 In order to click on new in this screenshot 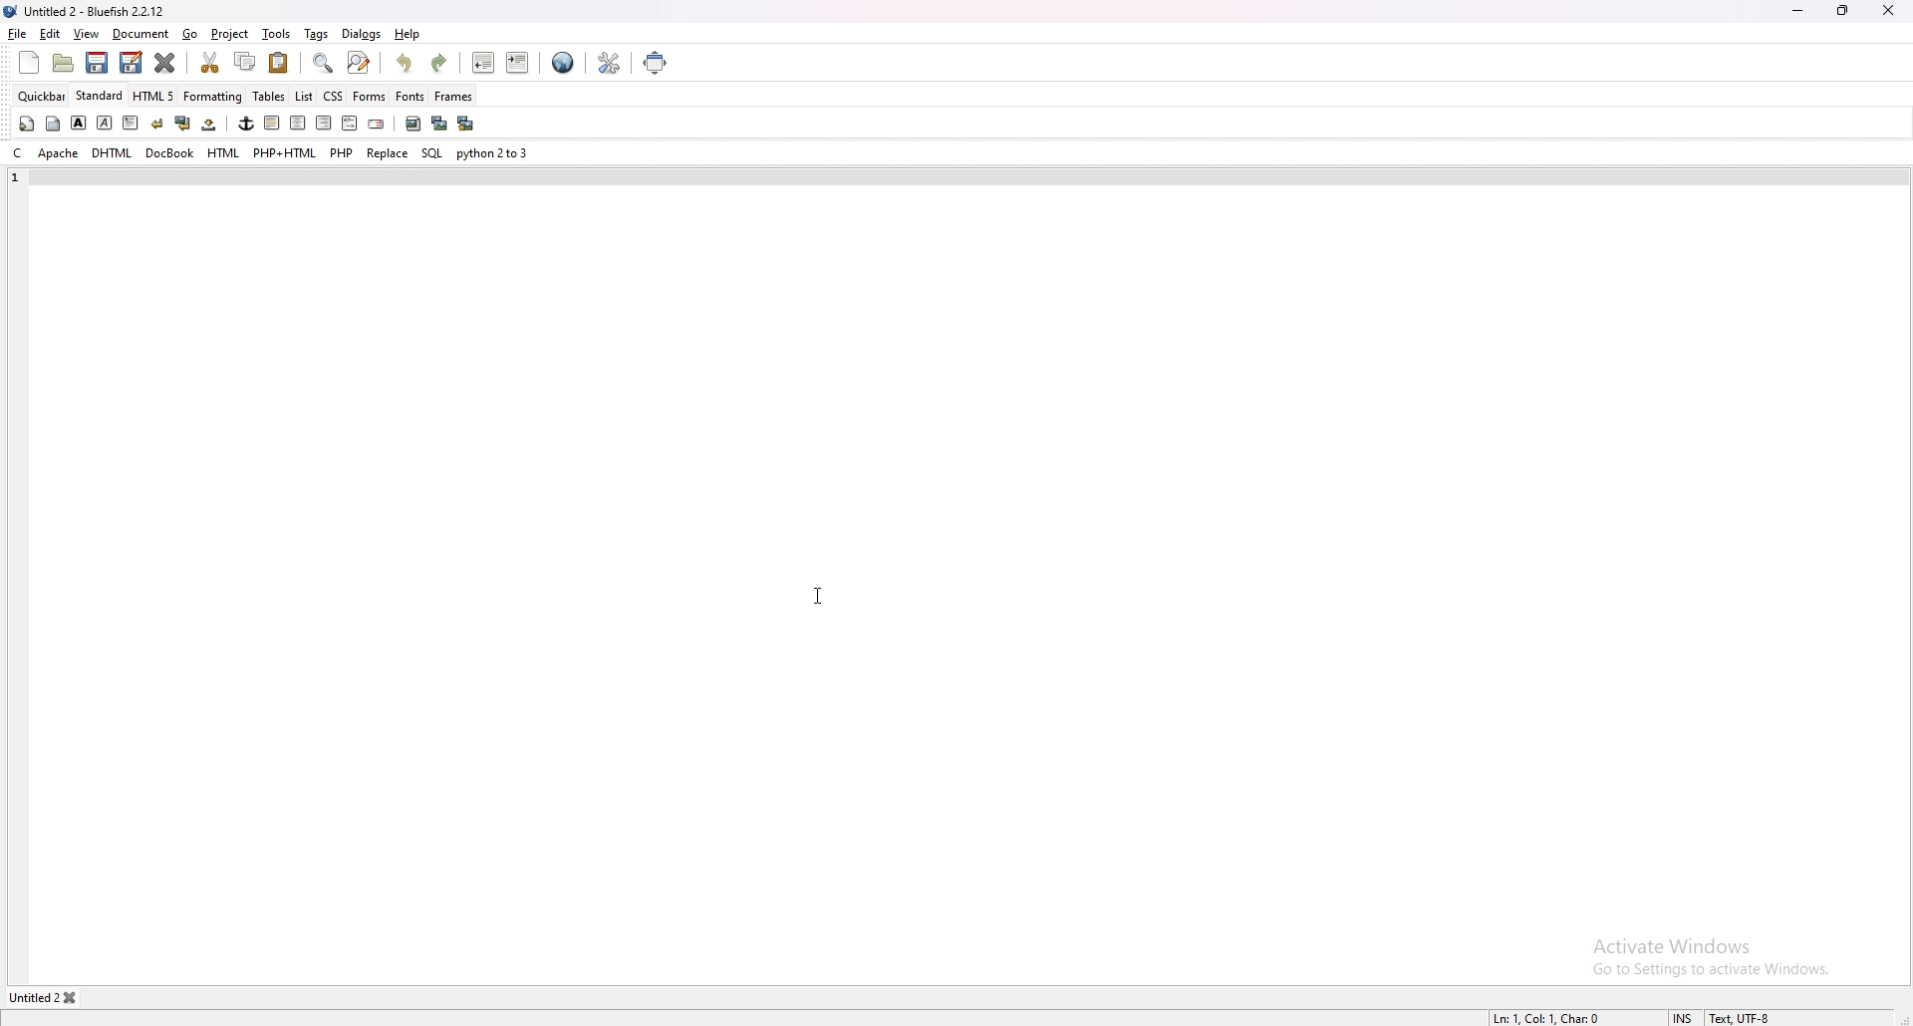, I will do `click(29, 62)`.